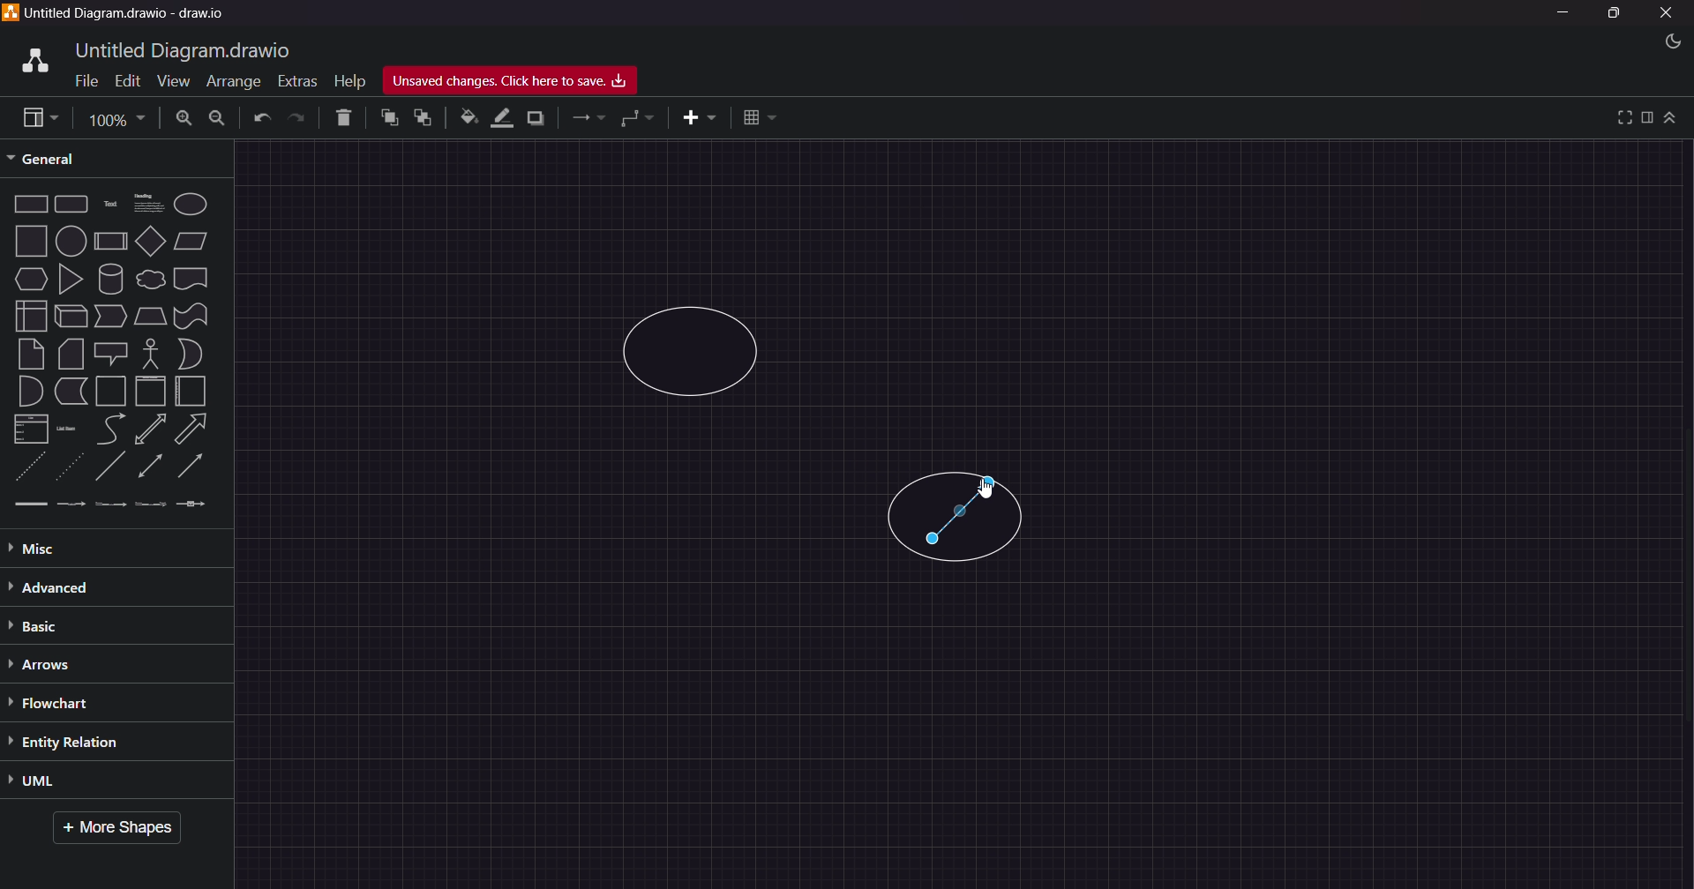 The height and width of the screenshot is (889, 1694). I want to click on table, so click(761, 116).